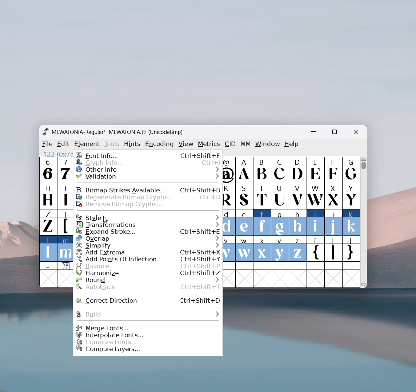 Image resolution: width=416 pixels, height=392 pixels. I want to click on MEWATONIA-Regular* MEWATONIA.ttf (UnicodeBmp), so click(119, 132).